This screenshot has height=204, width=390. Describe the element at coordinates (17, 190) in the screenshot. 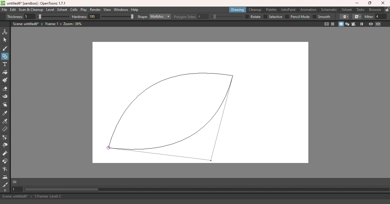

I see `Set the current frame` at that location.